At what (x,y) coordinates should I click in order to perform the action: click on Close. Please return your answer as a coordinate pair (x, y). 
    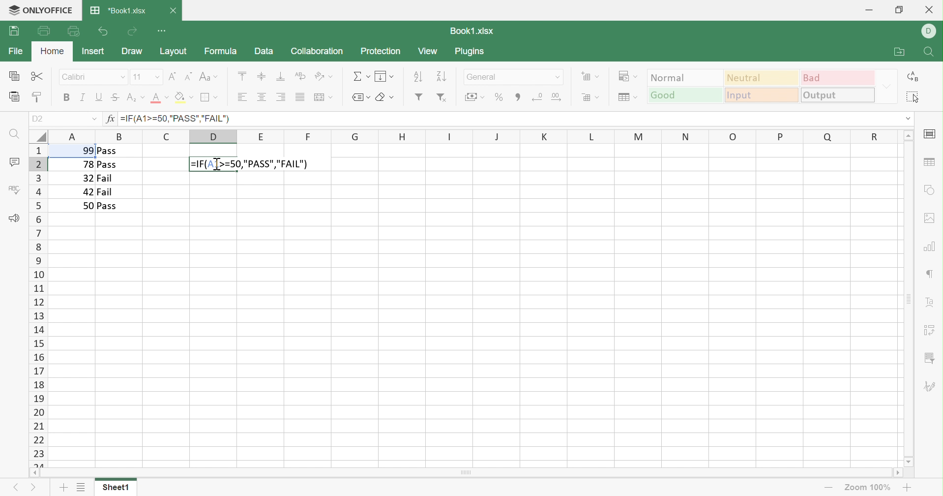
    Looking at the image, I should click on (931, 9).